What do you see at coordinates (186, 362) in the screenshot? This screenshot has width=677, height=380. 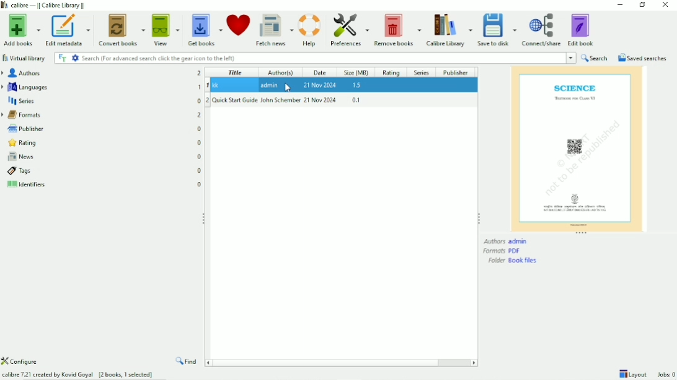 I see `Find` at bounding box center [186, 362].